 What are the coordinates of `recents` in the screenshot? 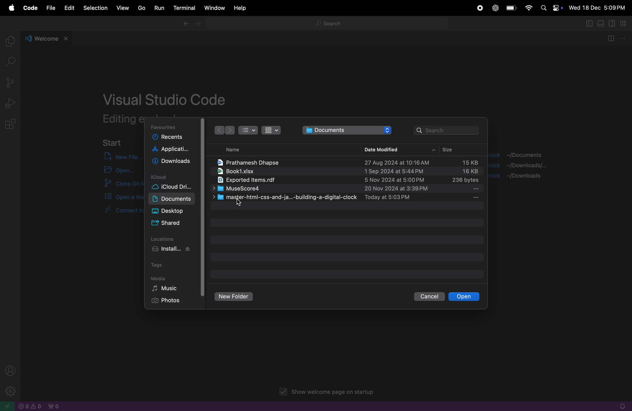 It's located at (172, 138).